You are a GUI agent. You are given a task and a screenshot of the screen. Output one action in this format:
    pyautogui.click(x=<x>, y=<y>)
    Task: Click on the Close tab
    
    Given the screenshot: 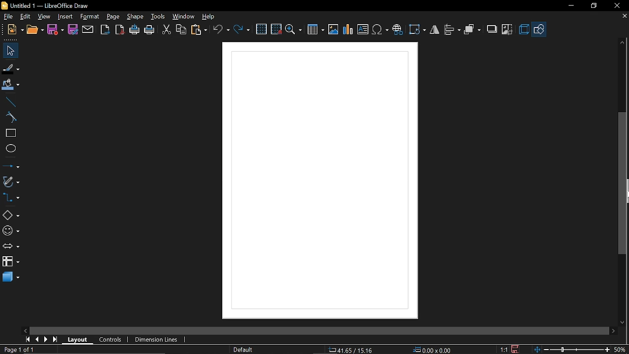 What is the action you would take?
    pyautogui.click(x=624, y=15)
    